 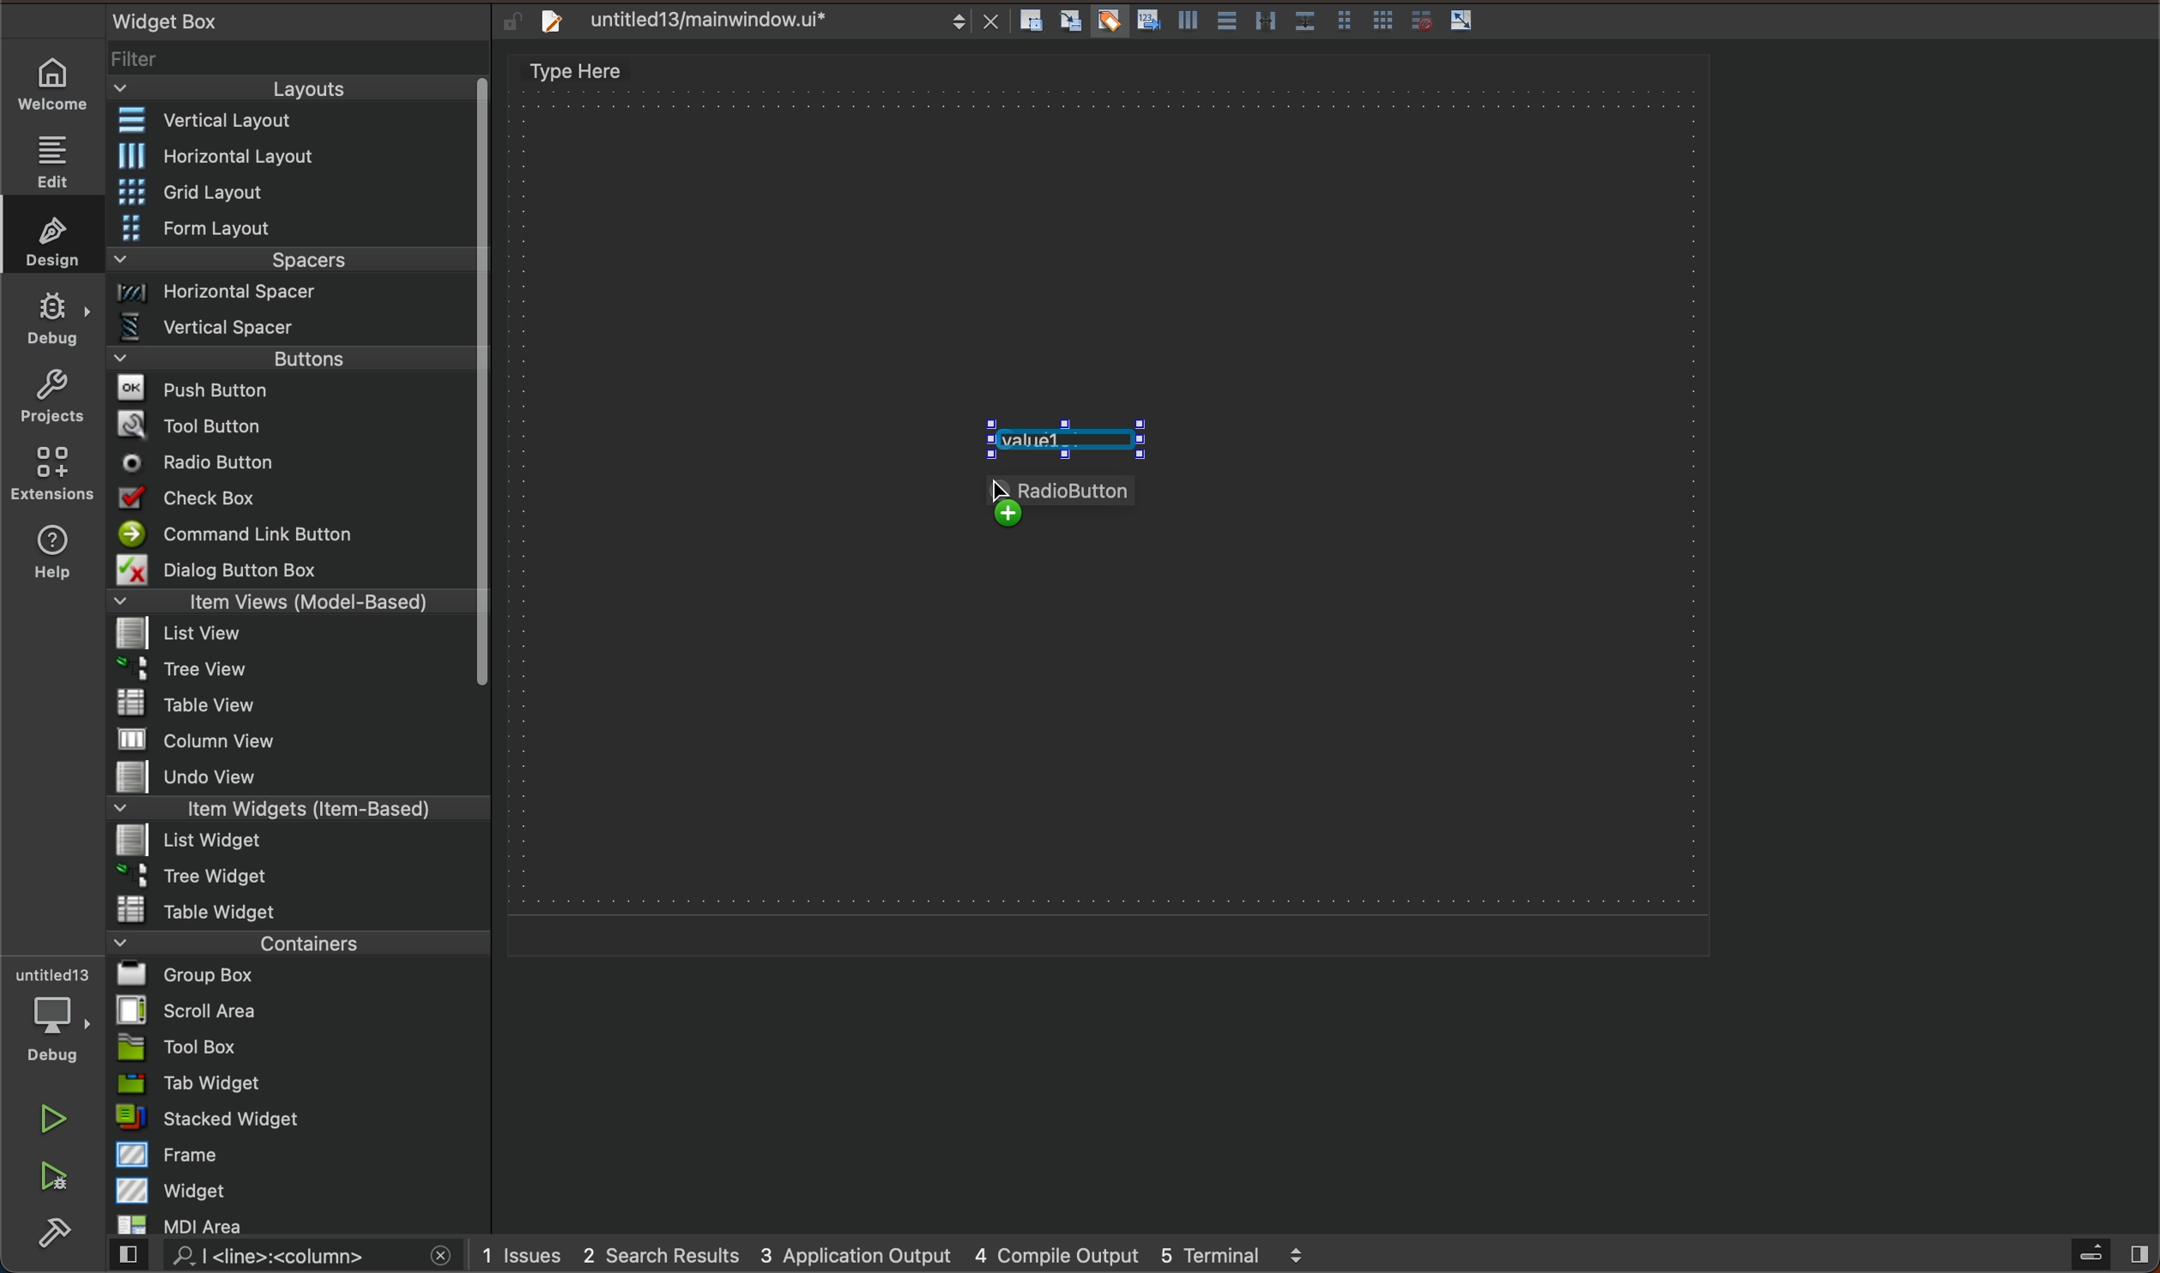 I want to click on scroll area, so click(x=299, y=1010).